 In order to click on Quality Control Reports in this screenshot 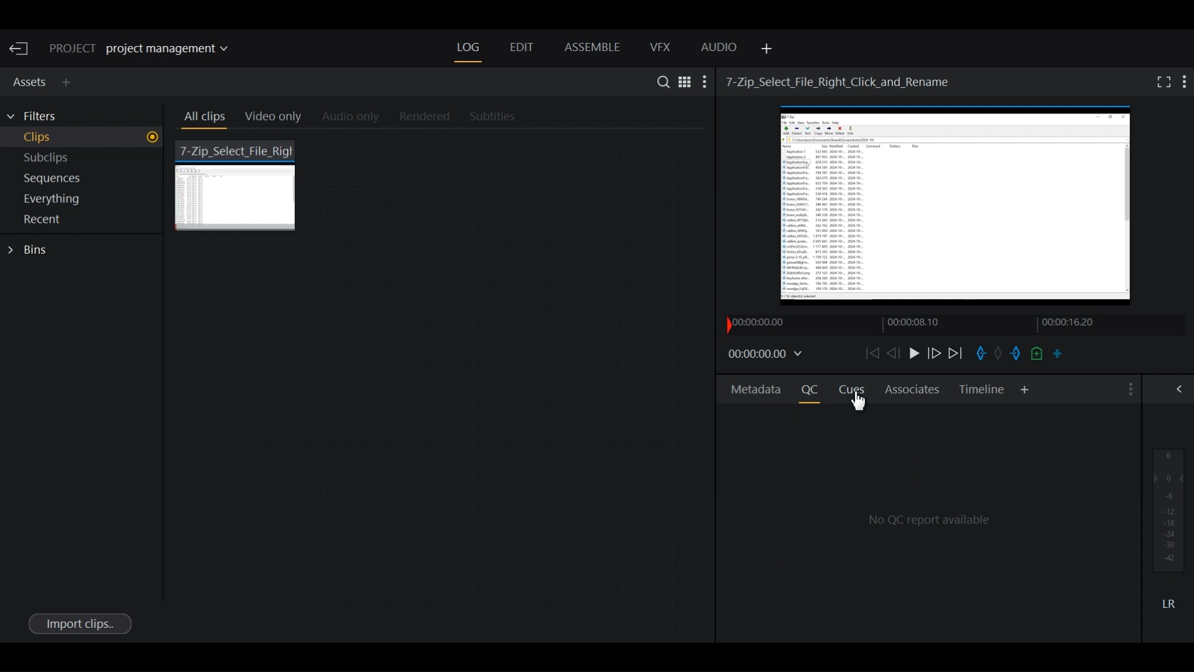, I will do `click(931, 523)`.